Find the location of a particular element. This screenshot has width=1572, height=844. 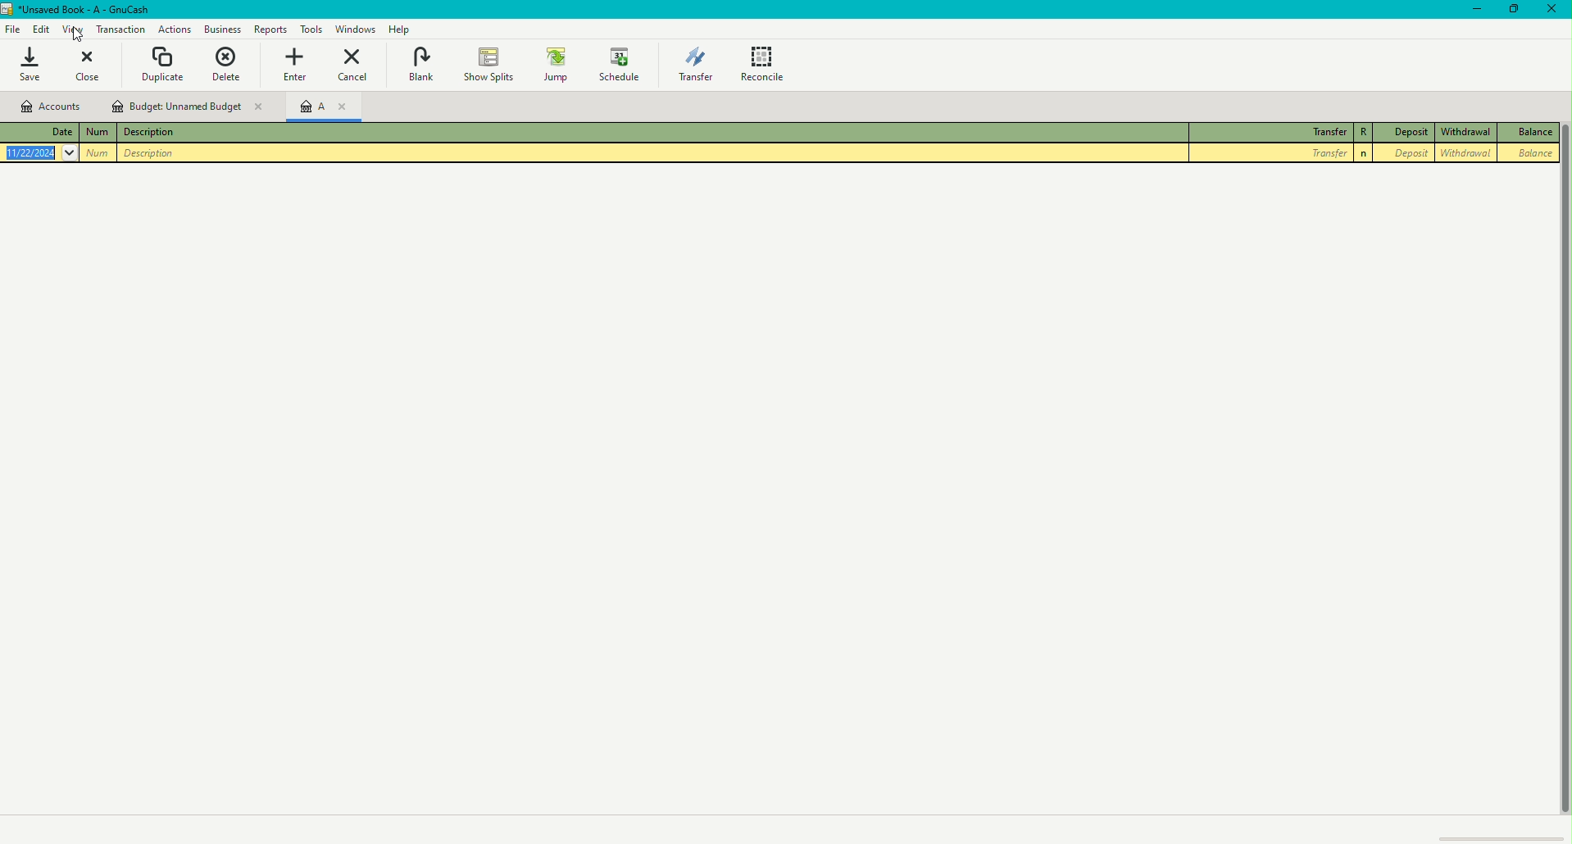

File is located at coordinates (12, 28).